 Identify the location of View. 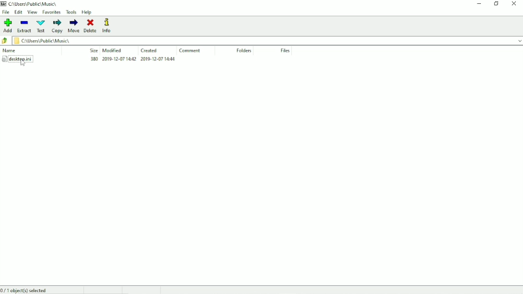
(33, 12).